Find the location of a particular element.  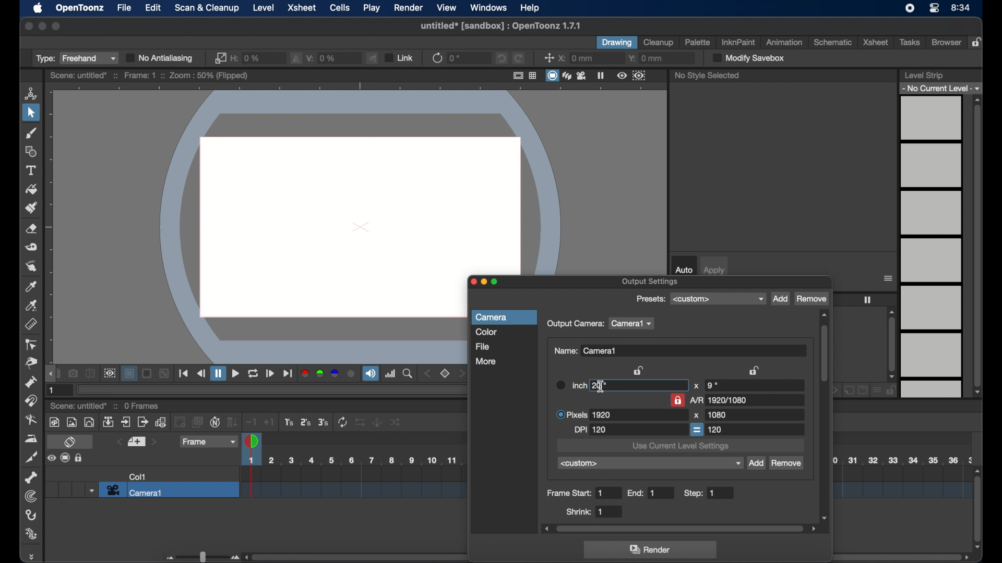

scroll box is located at coordinates (351, 555).